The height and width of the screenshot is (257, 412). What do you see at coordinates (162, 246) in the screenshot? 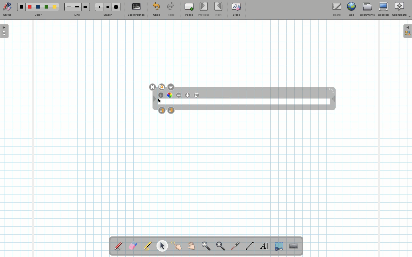
I see `Pointer` at bounding box center [162, 246].